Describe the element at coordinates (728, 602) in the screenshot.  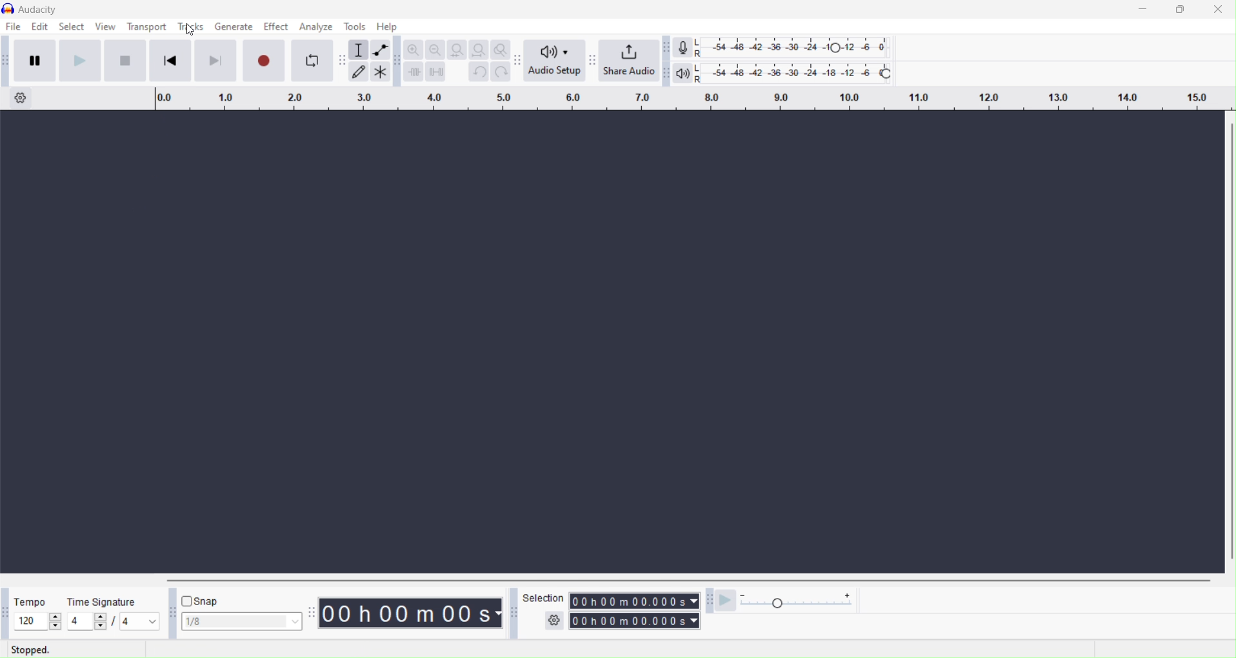
I see `Play at speed` at that location.